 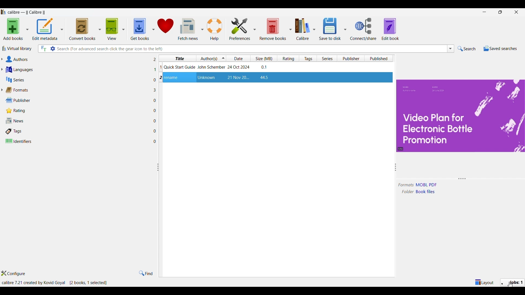 I want to click on Jobs changed, so click(x=511, y=283).